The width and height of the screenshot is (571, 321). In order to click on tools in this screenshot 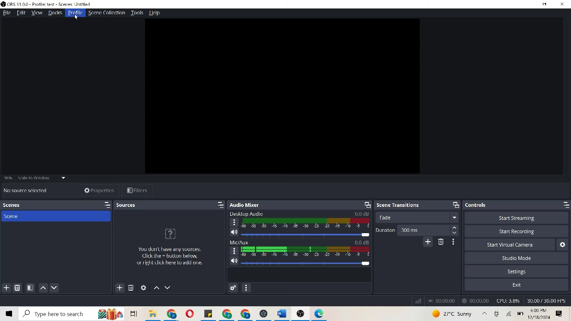, I will do `click(138, 12)`.